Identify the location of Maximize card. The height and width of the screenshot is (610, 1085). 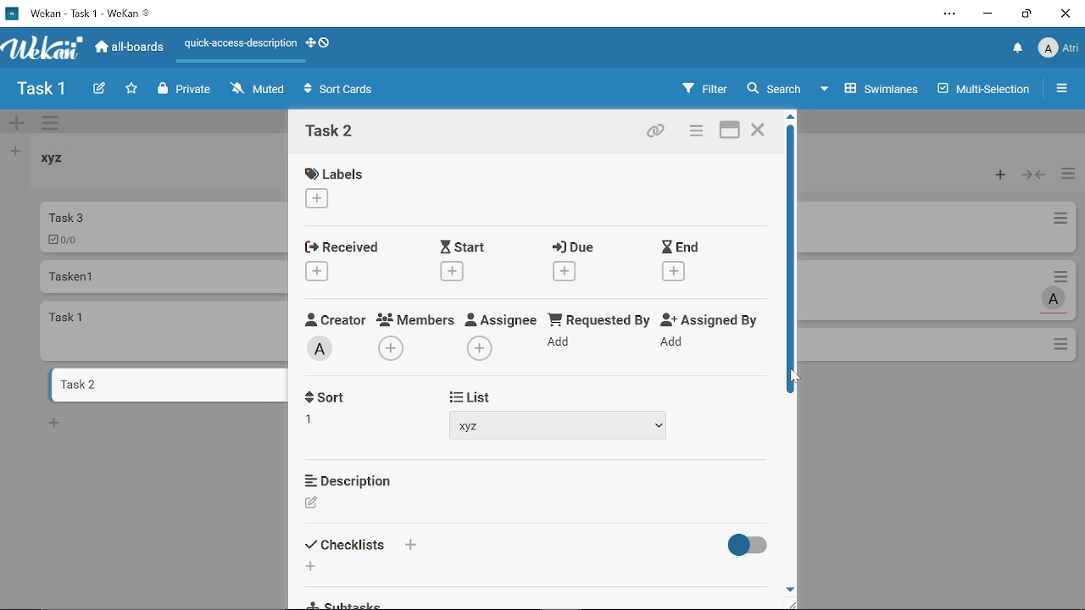
(730, 132).